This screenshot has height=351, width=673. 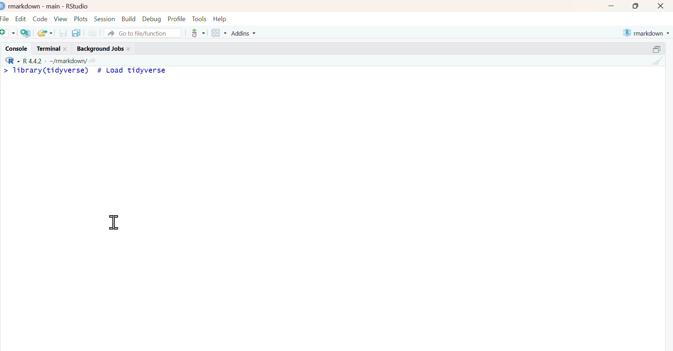 I want to click on Print current file, so click(x=92, y=32).